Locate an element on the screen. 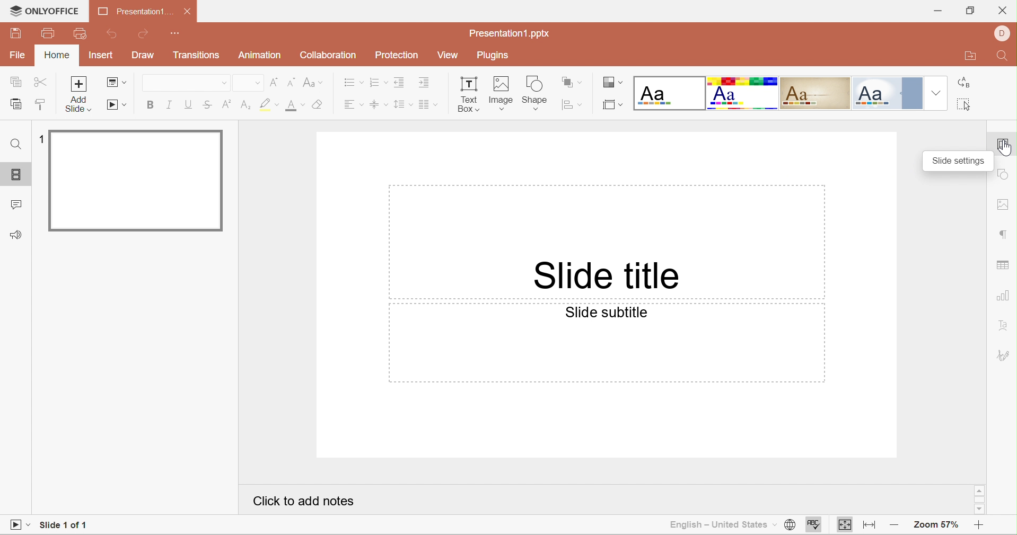 The height and width of the screenshot is (535, 1017). File is located at coordinates (21, 56).